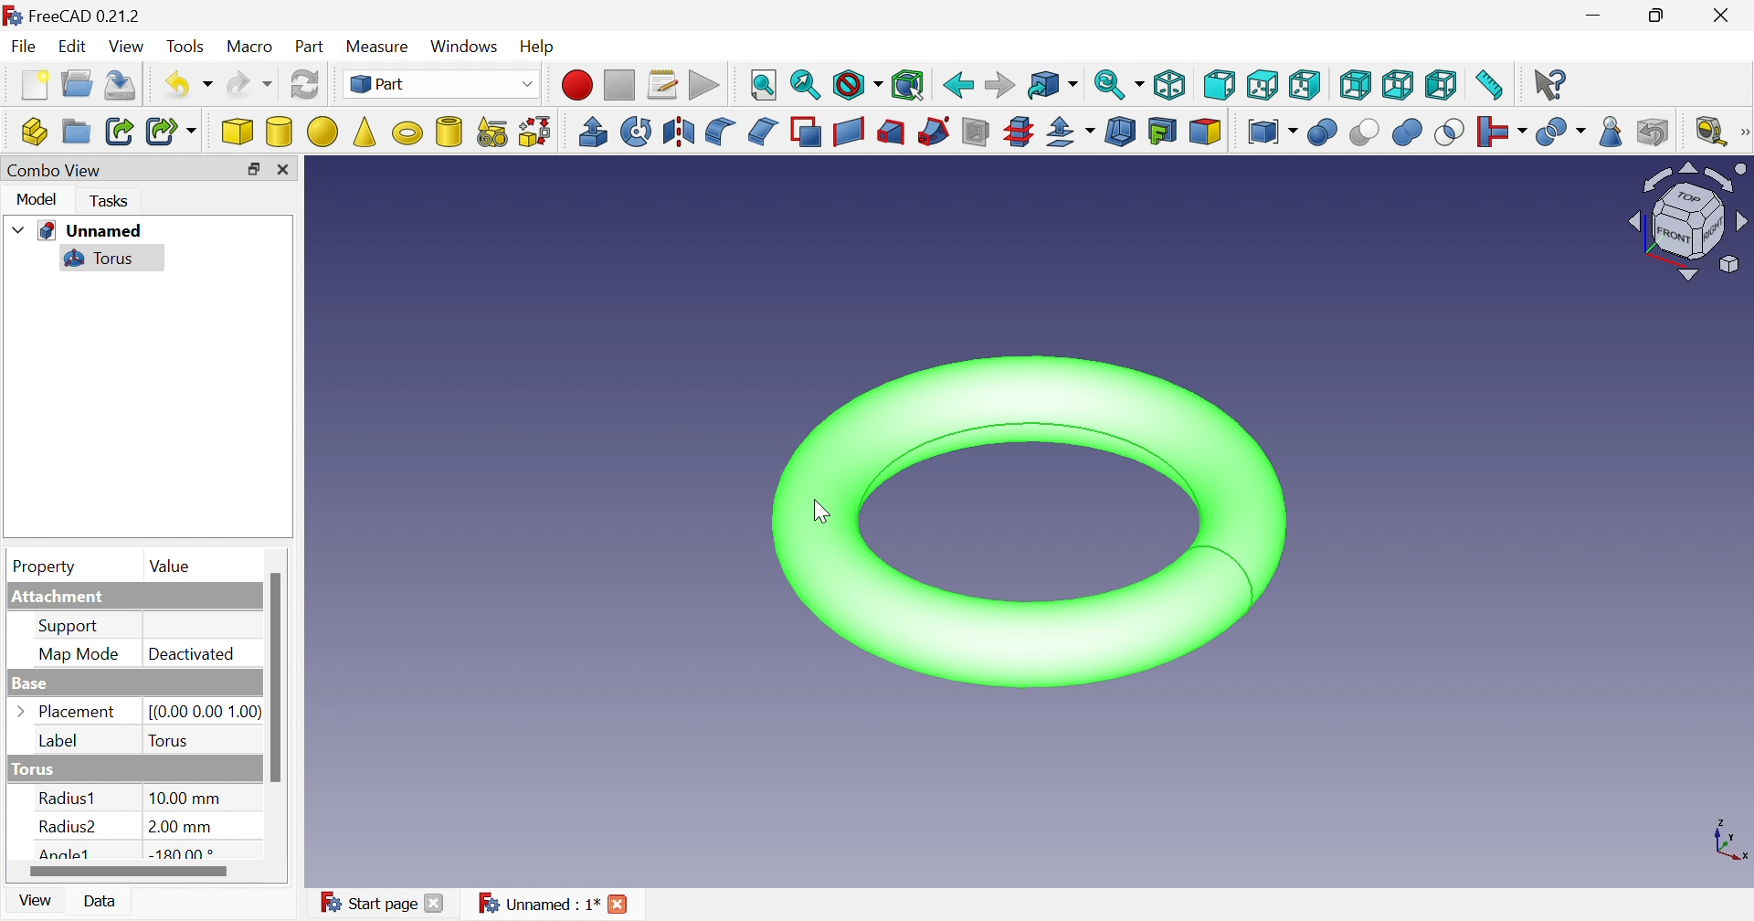 Image resolution: width=1754 pixels, height=921 pixels. What do you see at coordinates (322, 132) in the screenshot?
I see `Sphere` at bounding box center [322, 132].